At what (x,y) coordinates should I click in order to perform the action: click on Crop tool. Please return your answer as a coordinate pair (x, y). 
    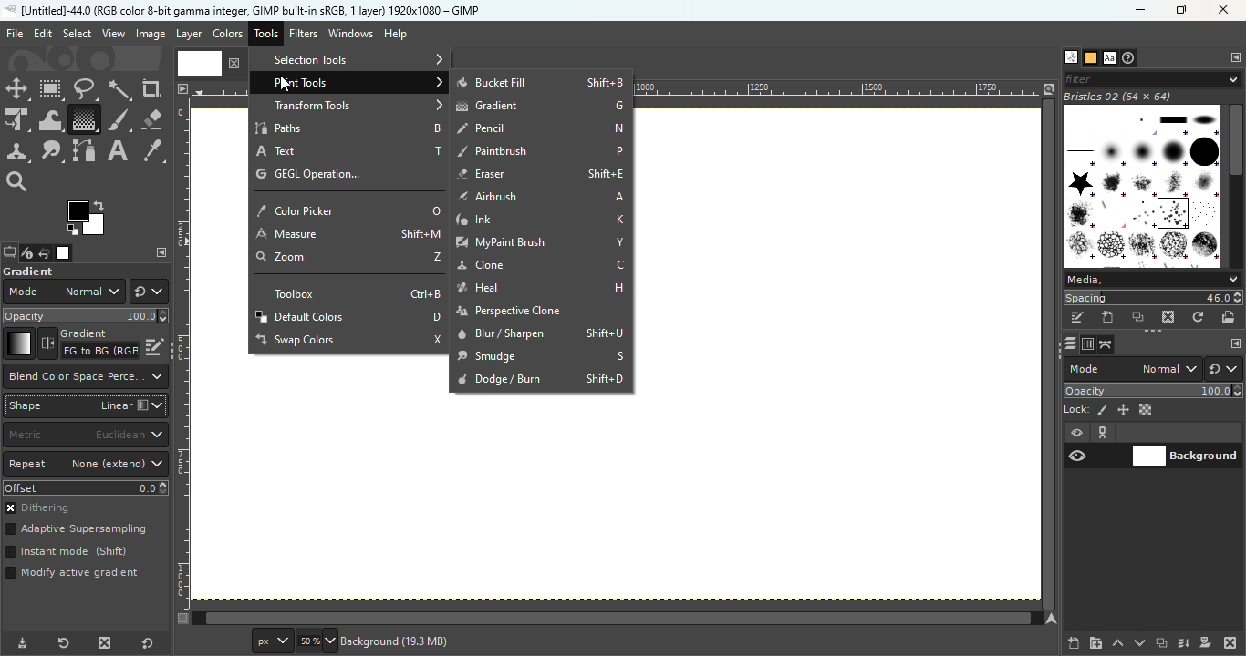
    Looking at the image, I should click on (151, 88).